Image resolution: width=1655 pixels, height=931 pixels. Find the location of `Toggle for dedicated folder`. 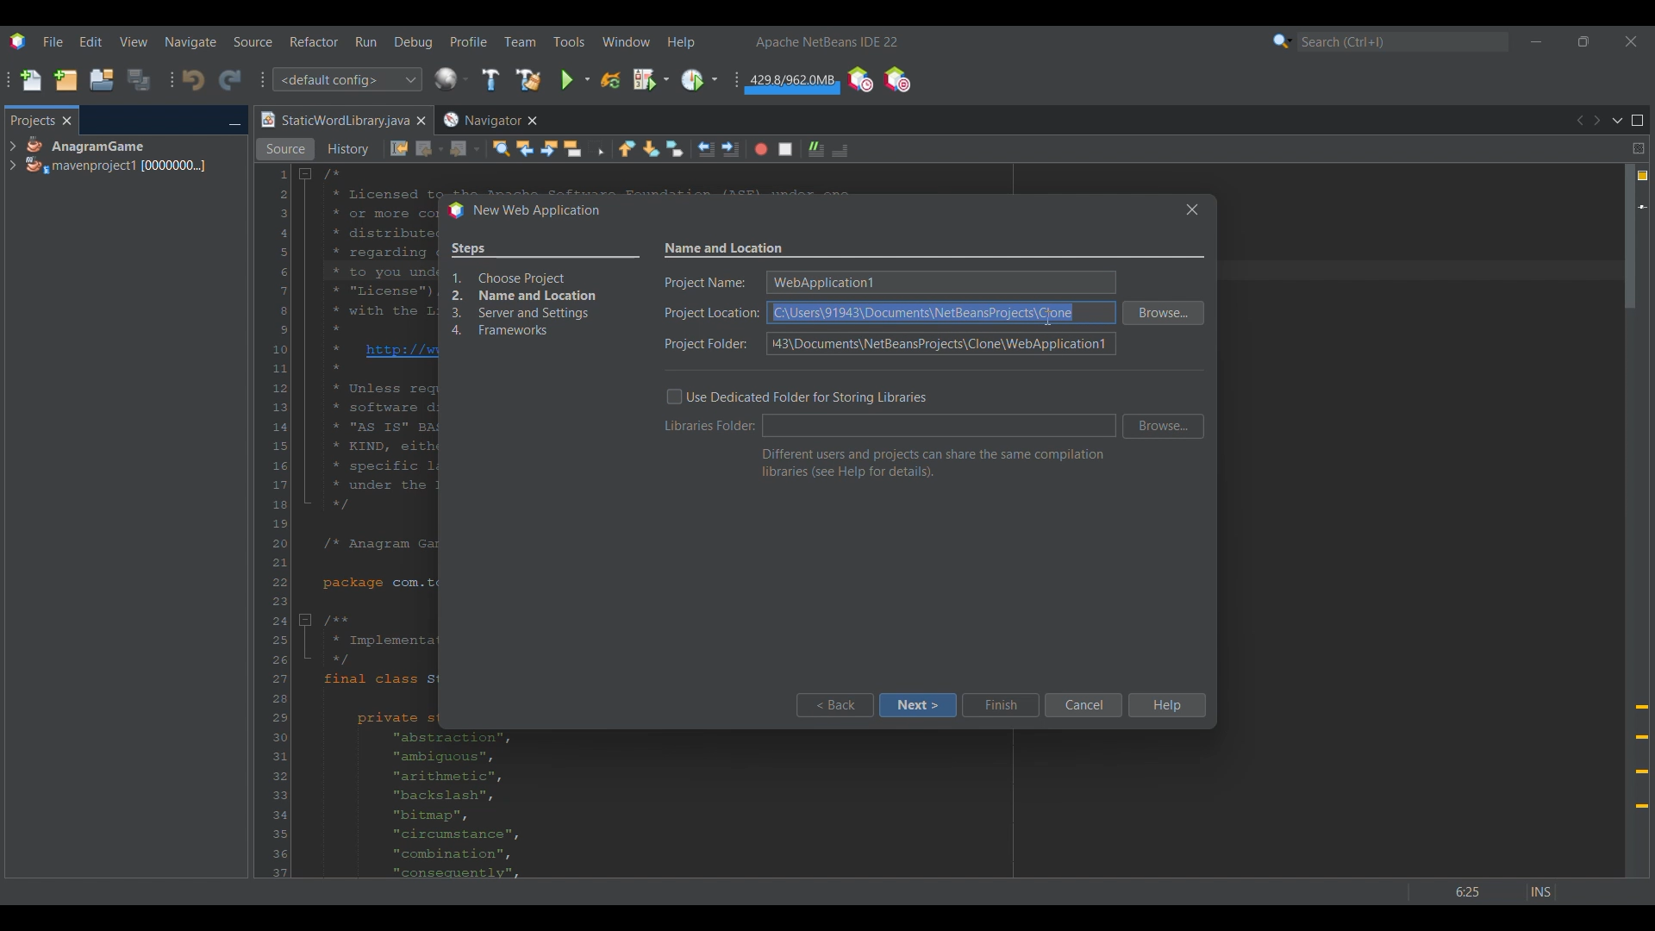

Toggle for dedicated folder is located at coordinates (796, 397).